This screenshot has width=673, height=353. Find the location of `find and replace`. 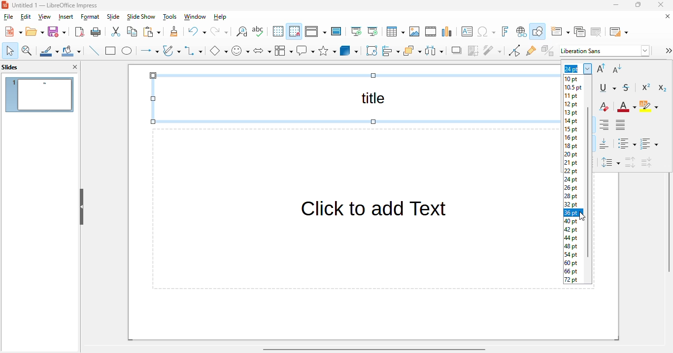

find and replace is located at coordinates (242, 31).